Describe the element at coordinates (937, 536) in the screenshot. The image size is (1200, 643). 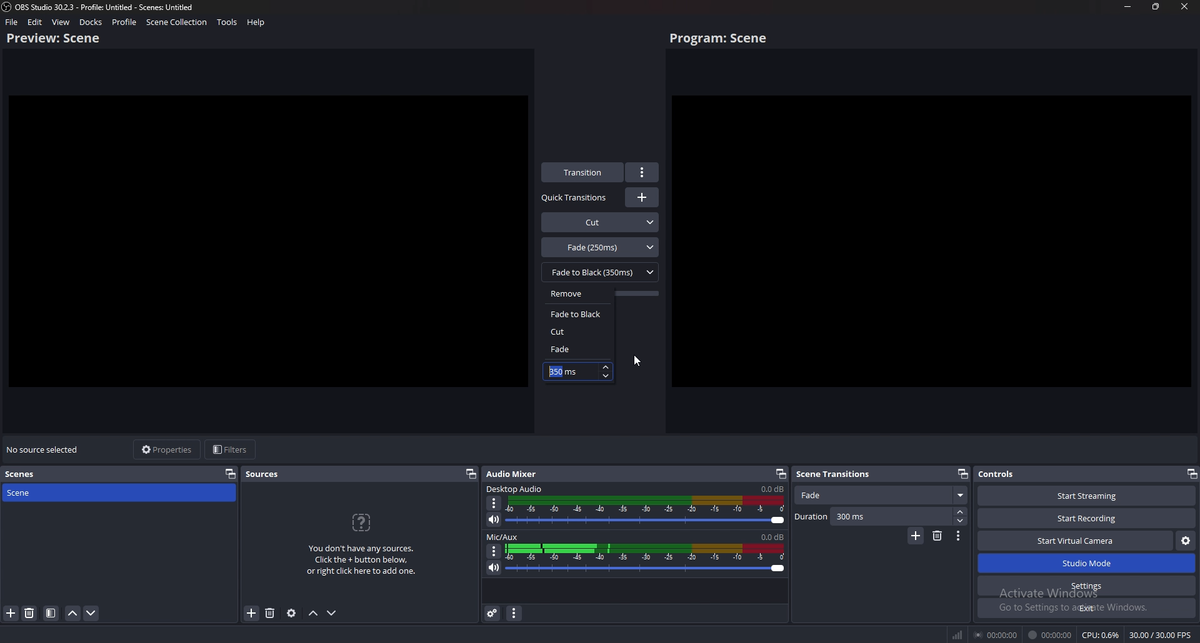
I see `Delete scene transitions` at that location.